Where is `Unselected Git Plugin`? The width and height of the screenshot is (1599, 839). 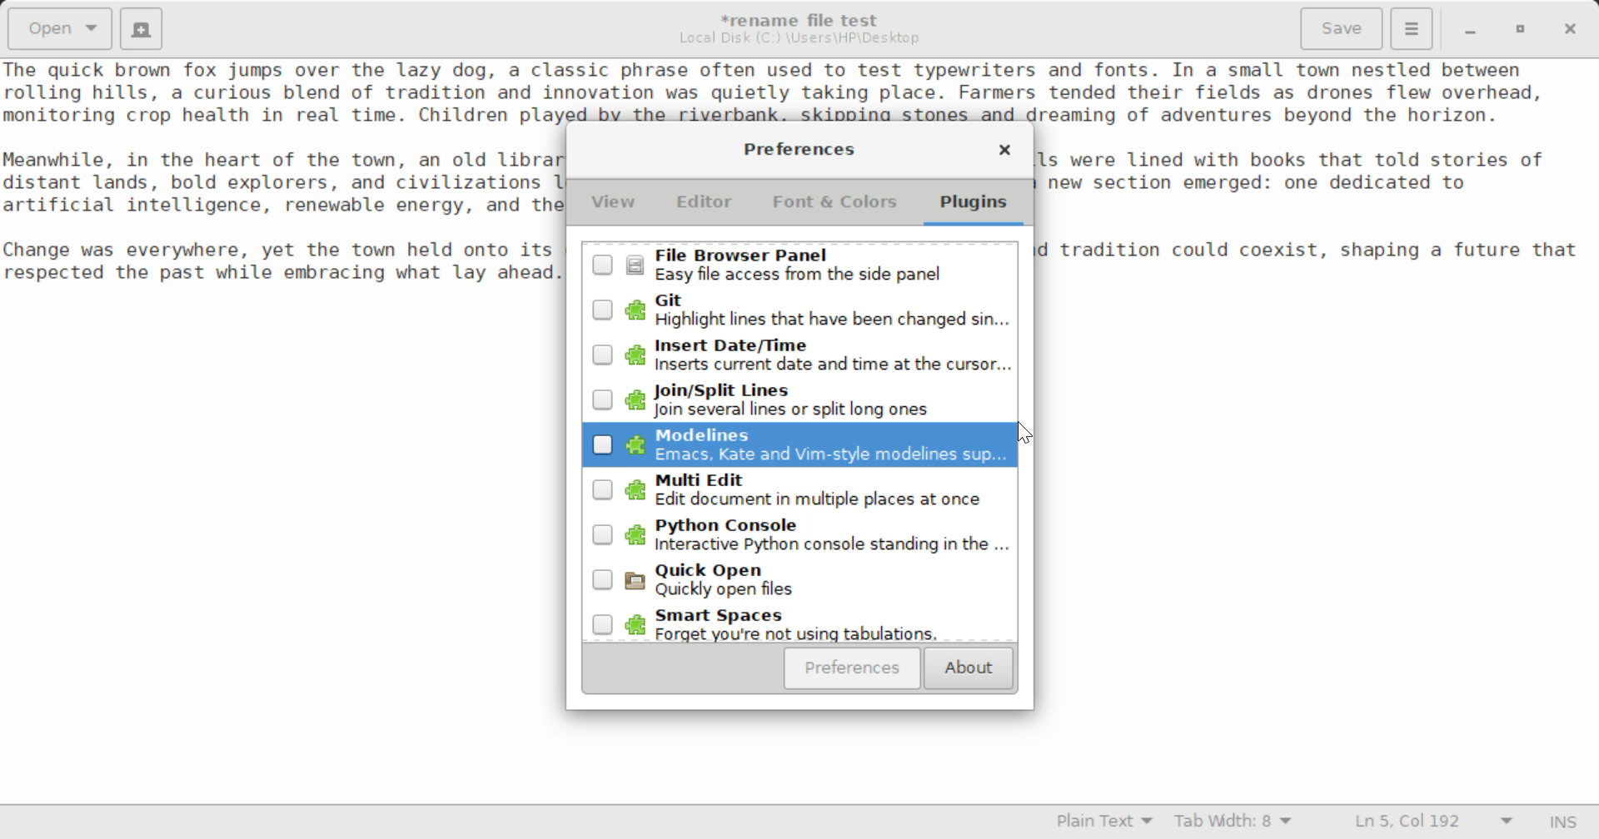
Unselected Git Plugin is located at coordinates (804, 310).